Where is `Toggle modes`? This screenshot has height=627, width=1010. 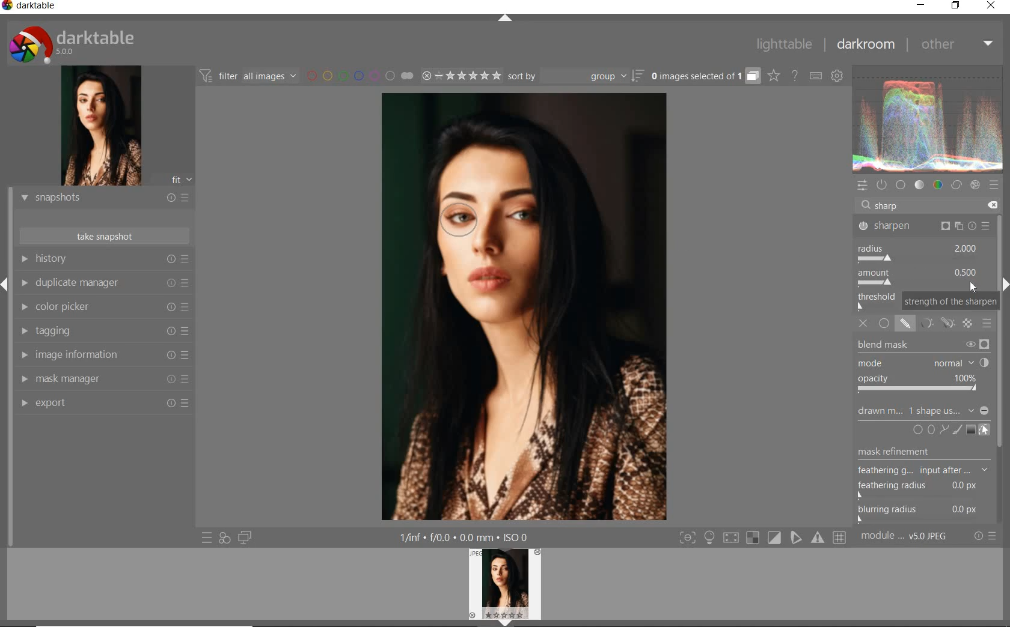 Toggle modes is located at coordinates (762, 538).